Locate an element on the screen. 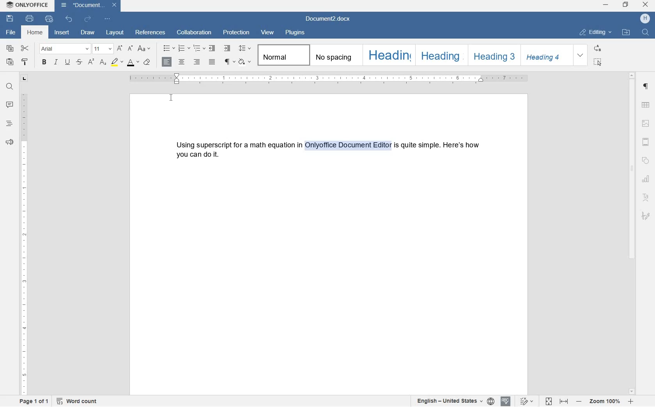 Image resolution: width=655 pixels, height=407 pixels. minimize is located at coordinates (605, 5).